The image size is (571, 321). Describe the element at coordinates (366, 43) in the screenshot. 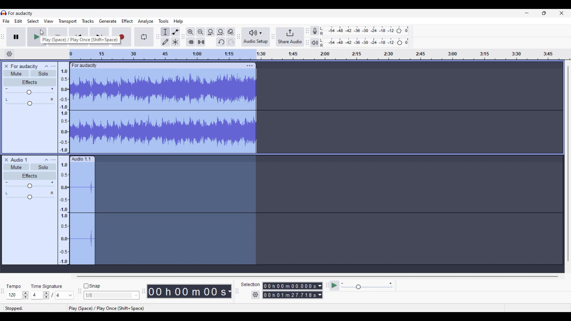

I see `Playback level` at that location.